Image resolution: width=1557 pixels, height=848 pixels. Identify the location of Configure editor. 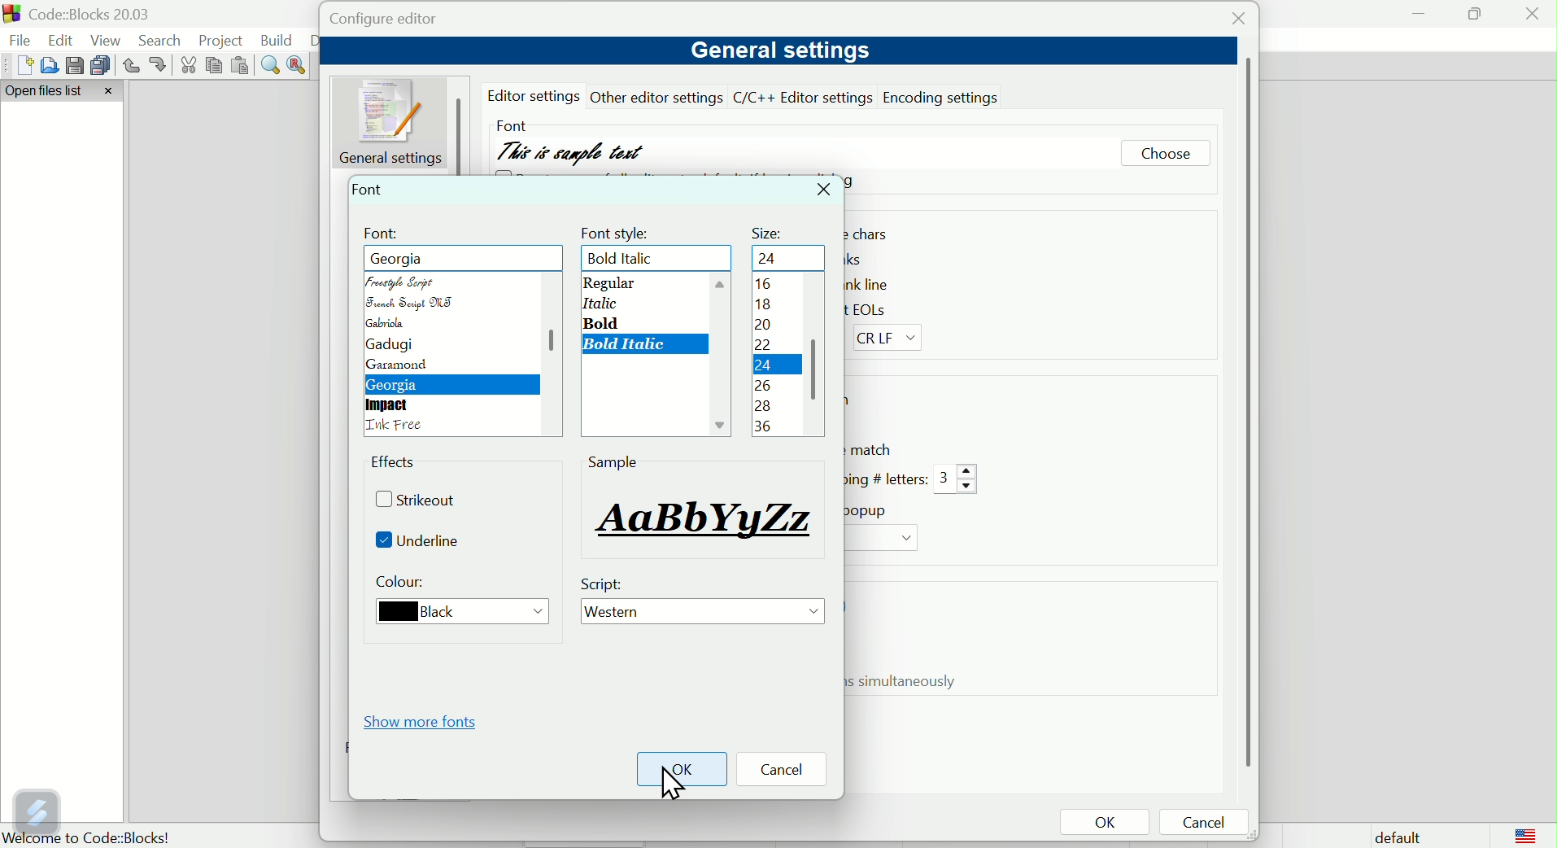
(400, 20).